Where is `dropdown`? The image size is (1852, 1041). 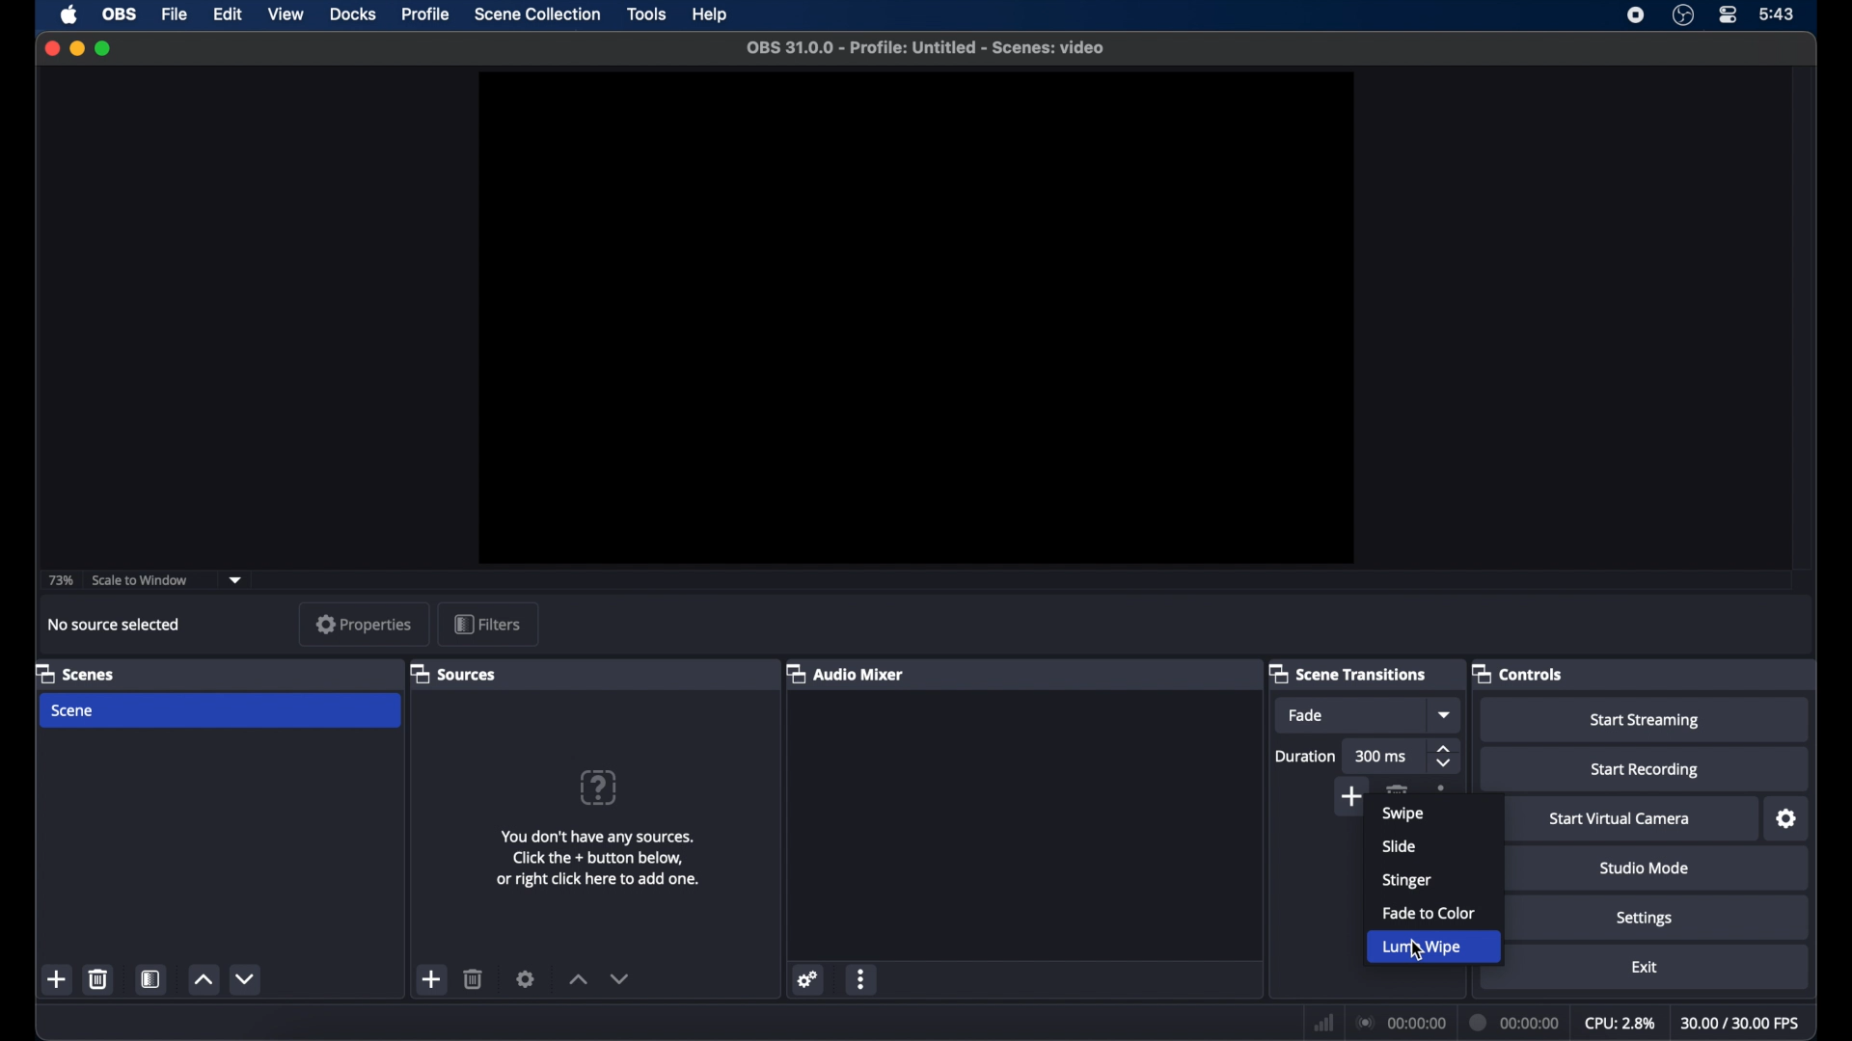
dropdown is located at coordinates (1443, 713).